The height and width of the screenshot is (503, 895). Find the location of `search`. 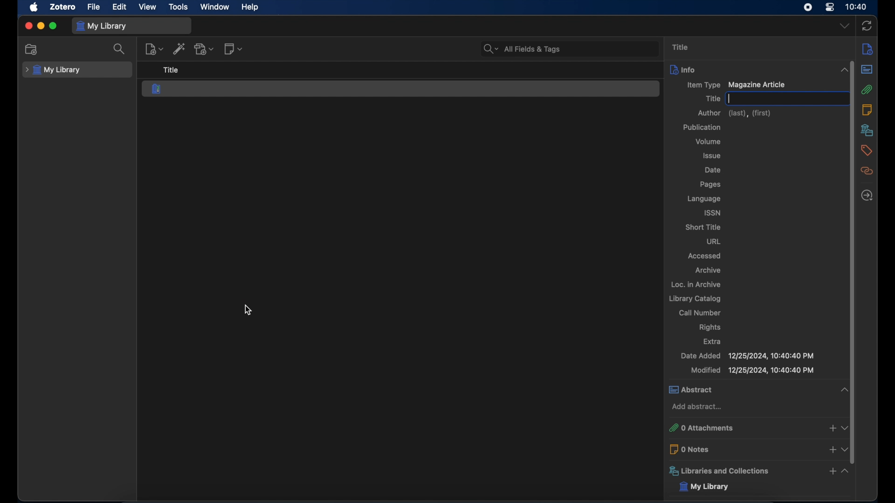

search is located at coordinates (120, 49).